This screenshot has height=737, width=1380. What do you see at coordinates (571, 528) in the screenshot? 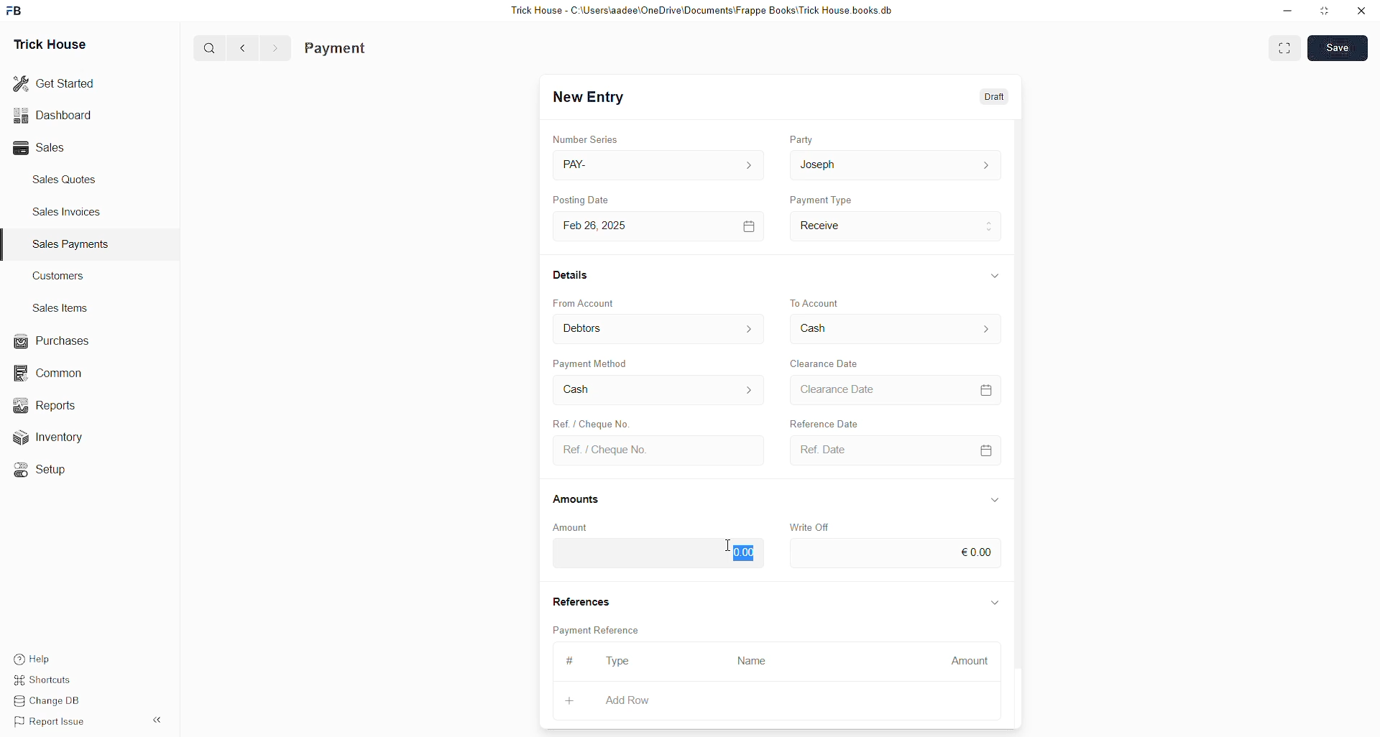
I see `Amount` at bounding box center [571, 528].